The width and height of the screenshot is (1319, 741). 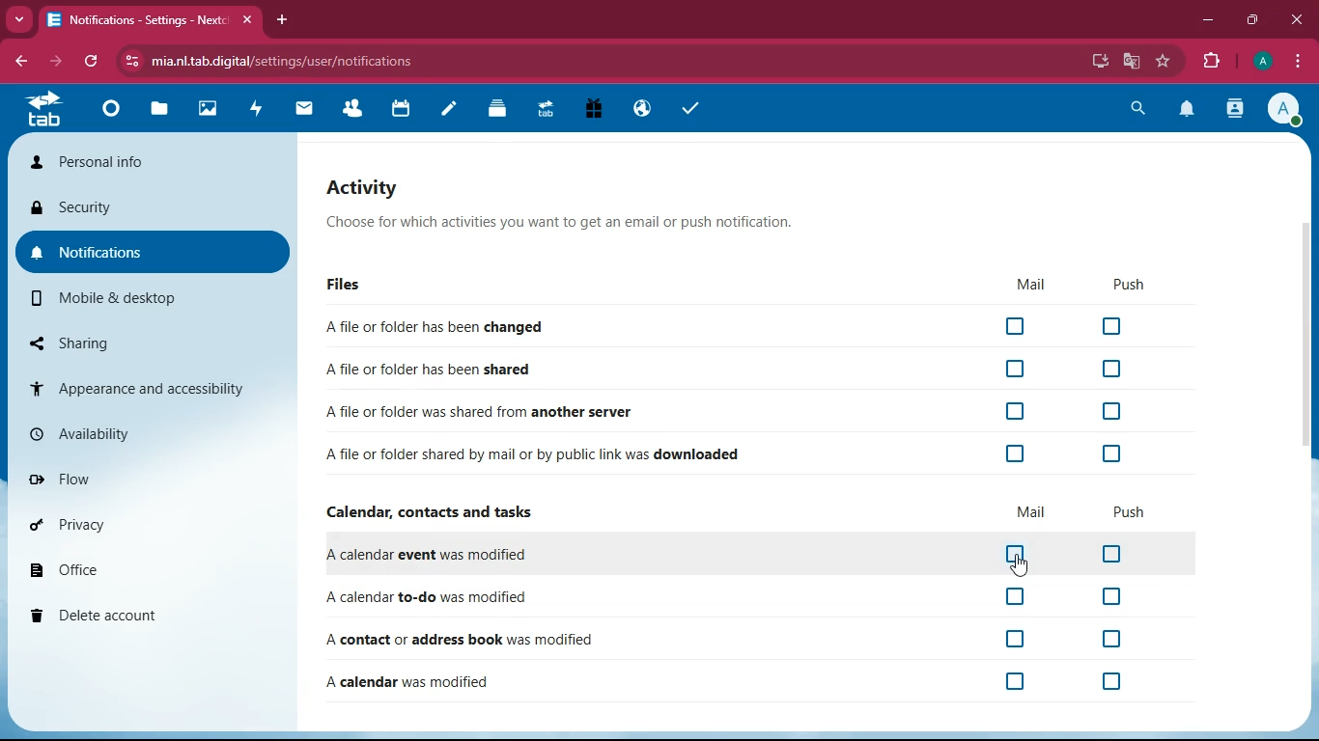 What do you see at coordinates (595, 223) in the screenshot?
I see `Choose for which activities you want to get an email or push notification.` at bounding box center [595, 223].